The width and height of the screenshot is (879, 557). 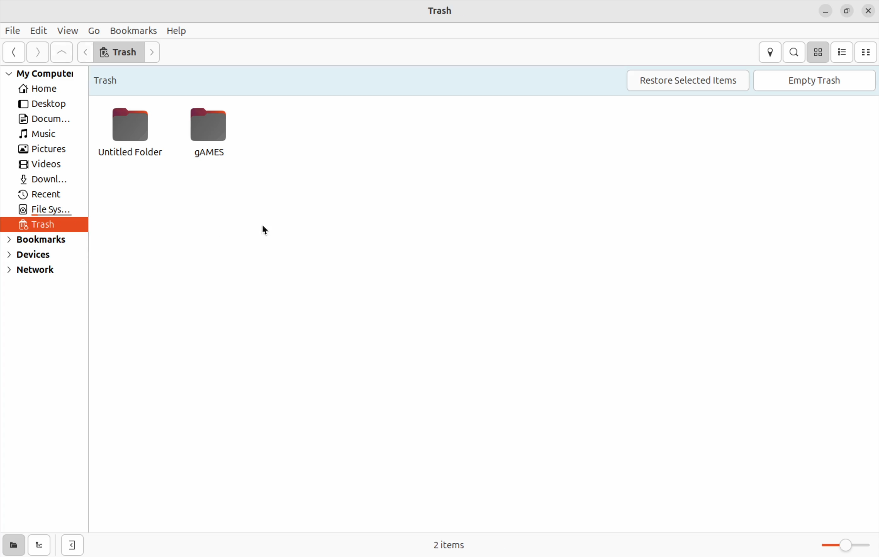 What do you see at coordinates (67, 31) in the screenshot?
I see `View` at bounding box center [67, 31].